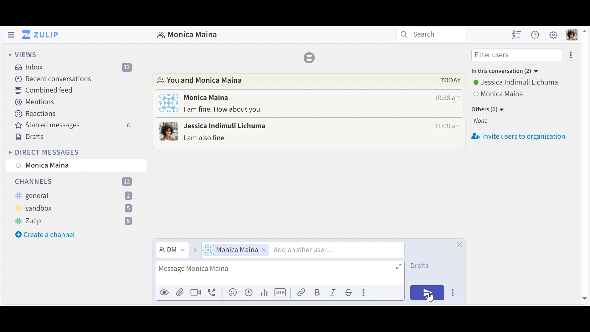  What do you see at coordinates (171, 250) in the screenshot?
I see `Direct Message dropdown menu` at bounding box center [171, 250].